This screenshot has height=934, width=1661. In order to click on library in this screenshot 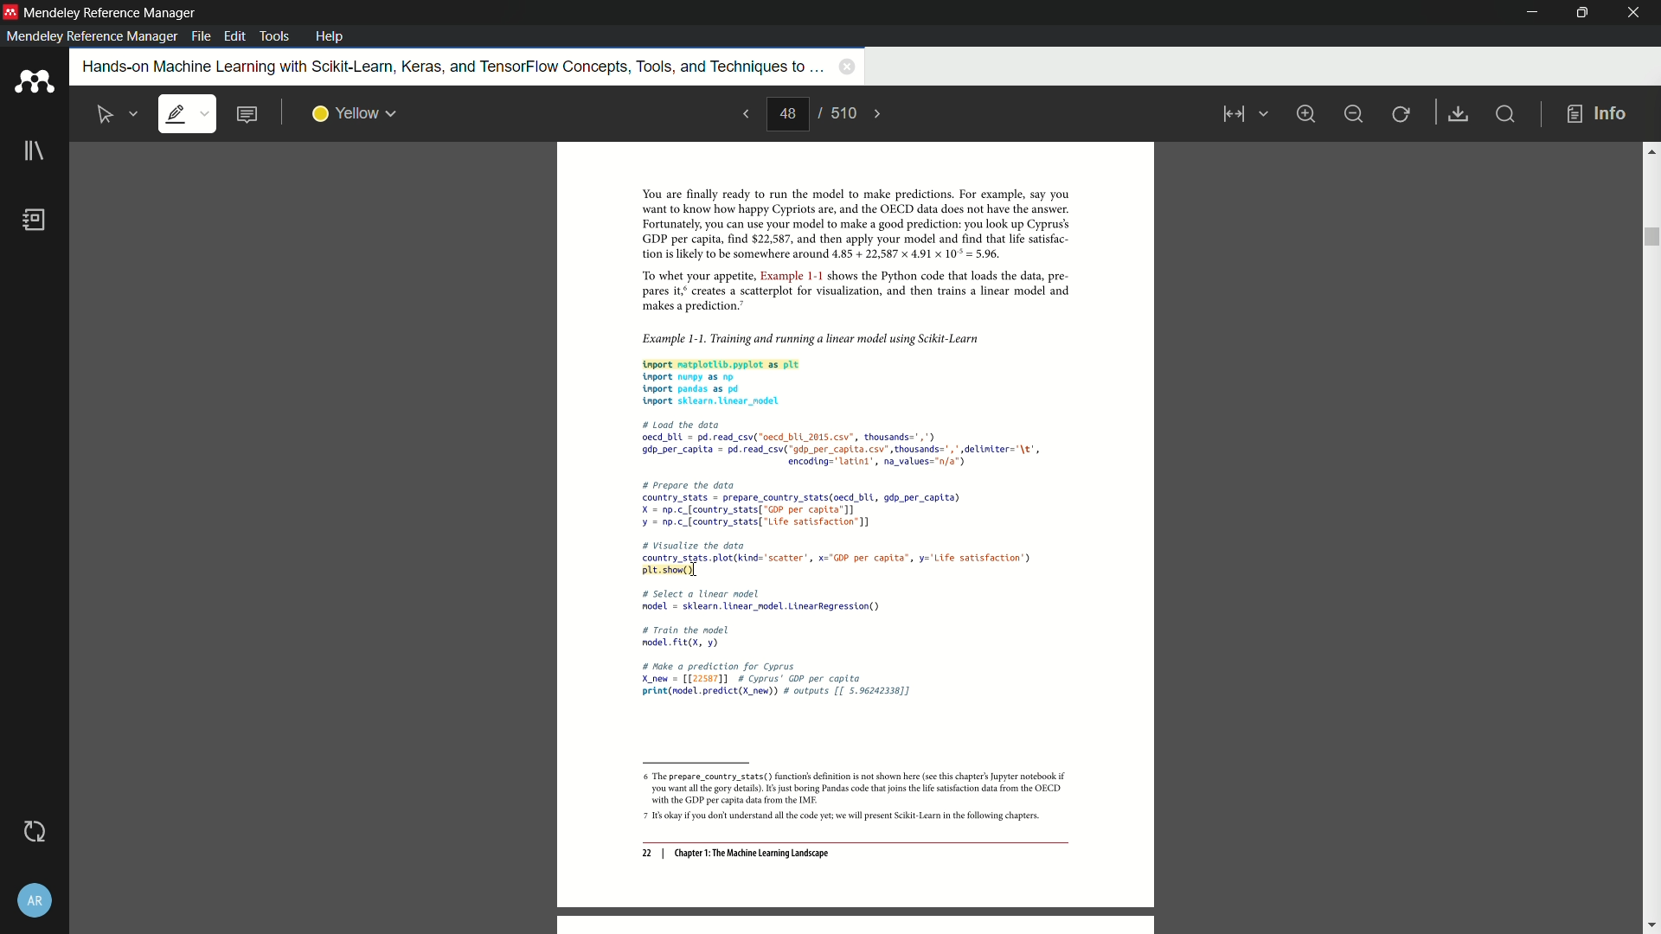, I will do `click(34, 152)`.